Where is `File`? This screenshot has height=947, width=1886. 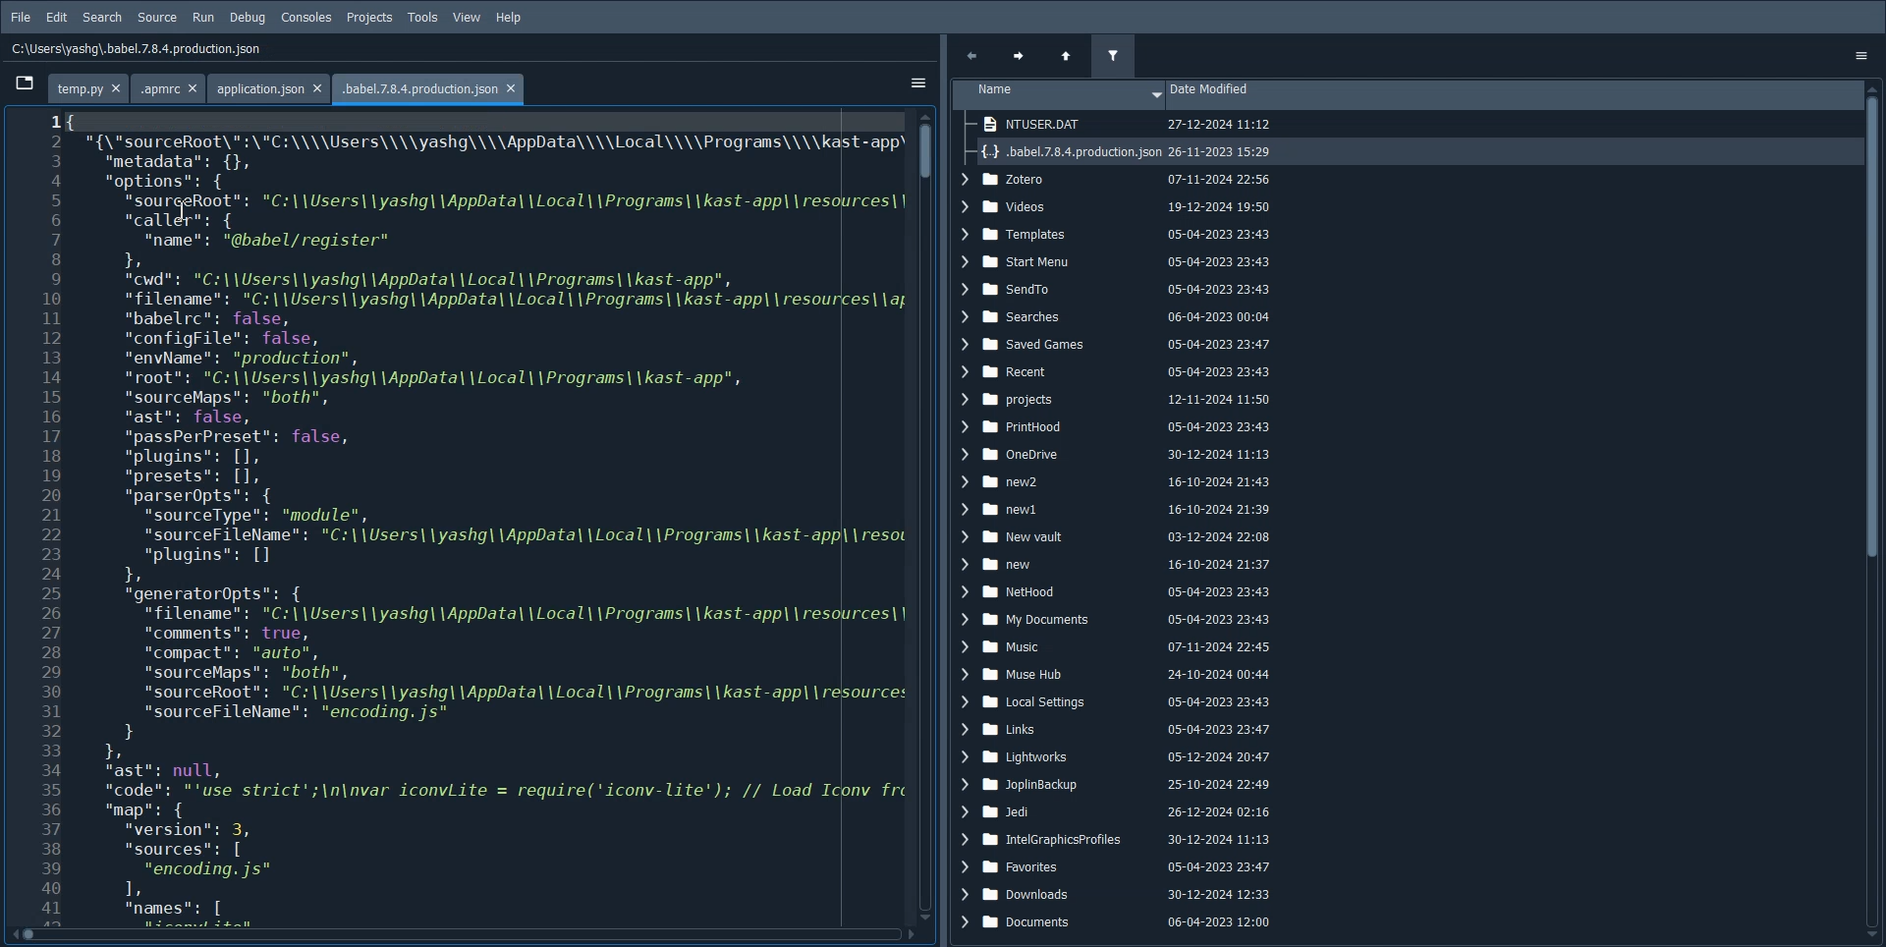 File is located at coordinates (19, 17).